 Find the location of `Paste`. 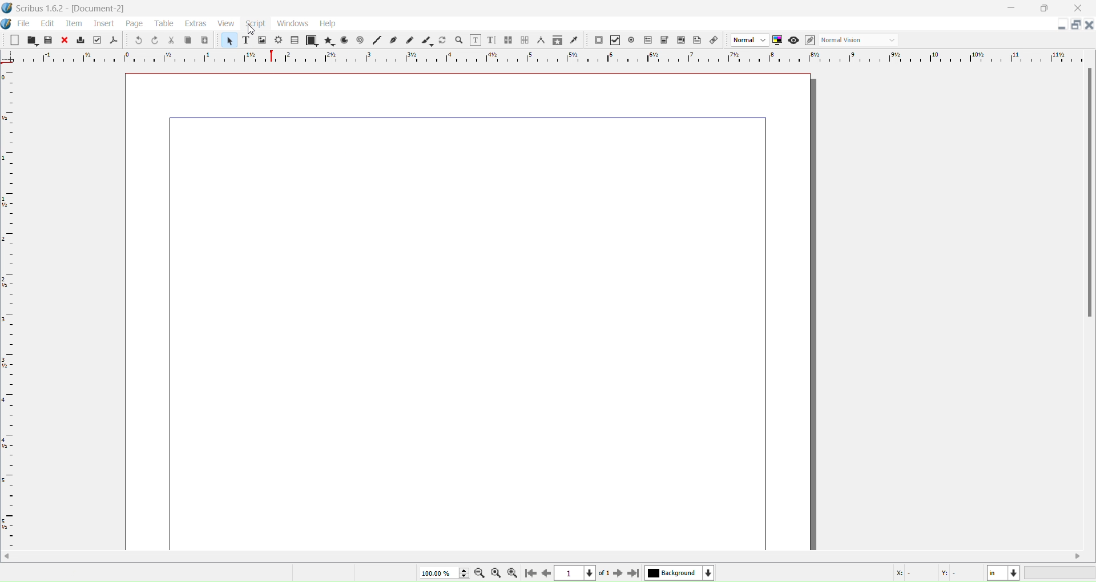

Paste is located at coordinates (205, 41).